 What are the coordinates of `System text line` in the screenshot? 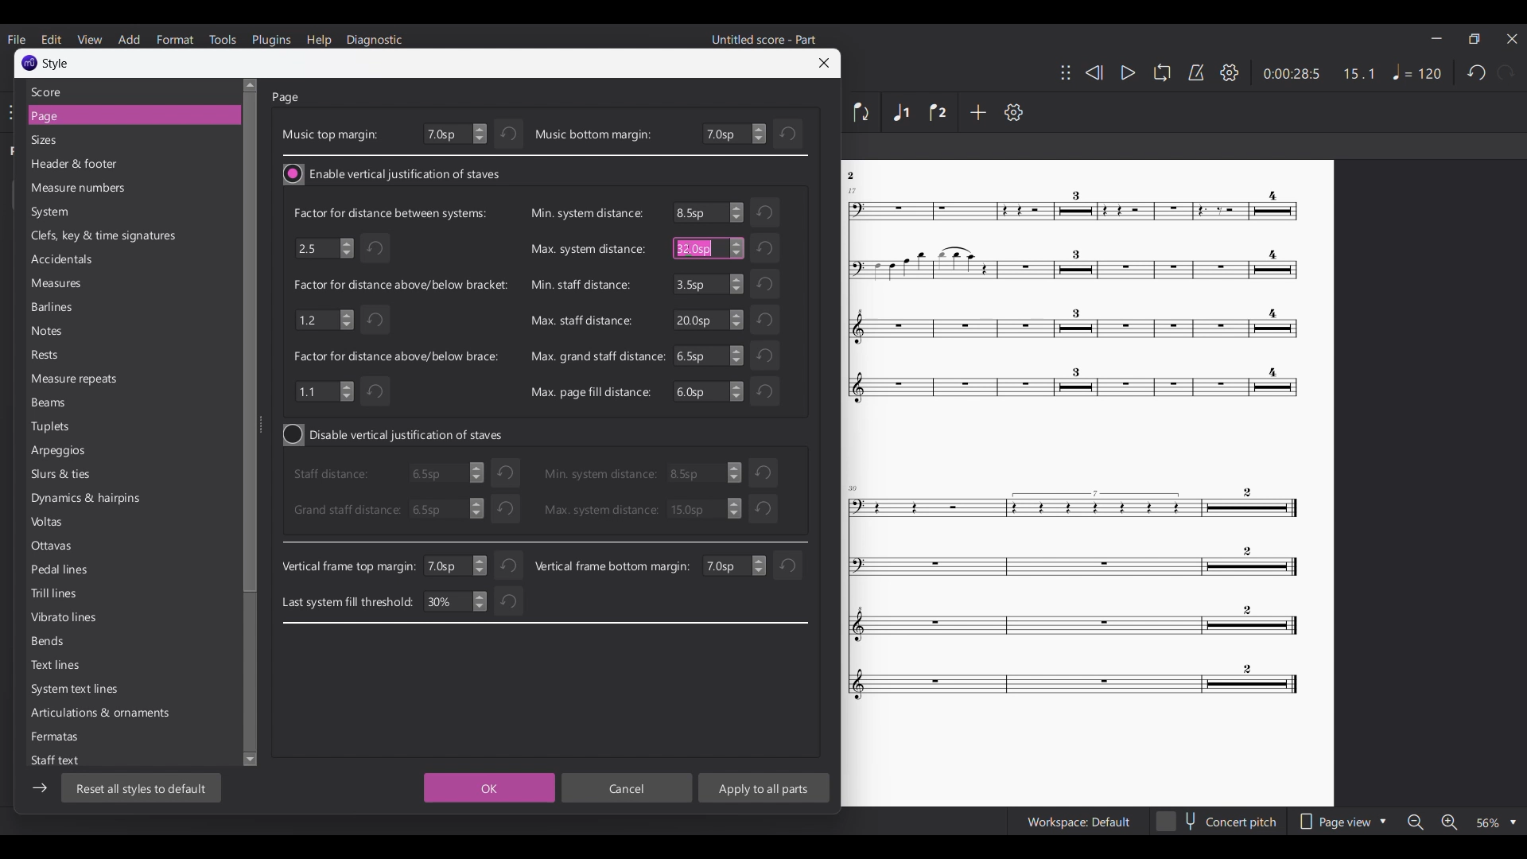 It's located at (80, 691).